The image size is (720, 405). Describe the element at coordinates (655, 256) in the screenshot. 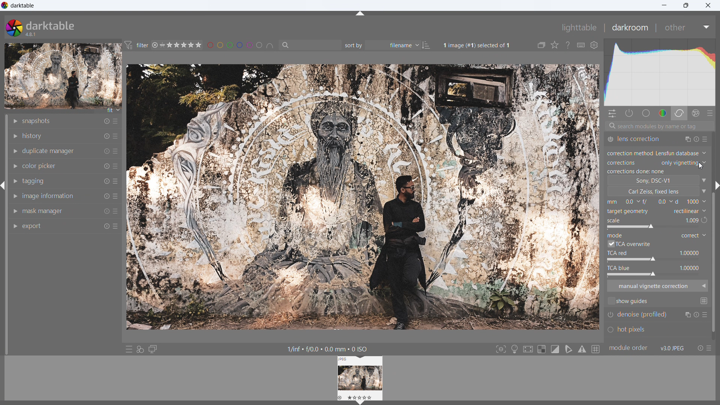

I see `tca red` at that location.